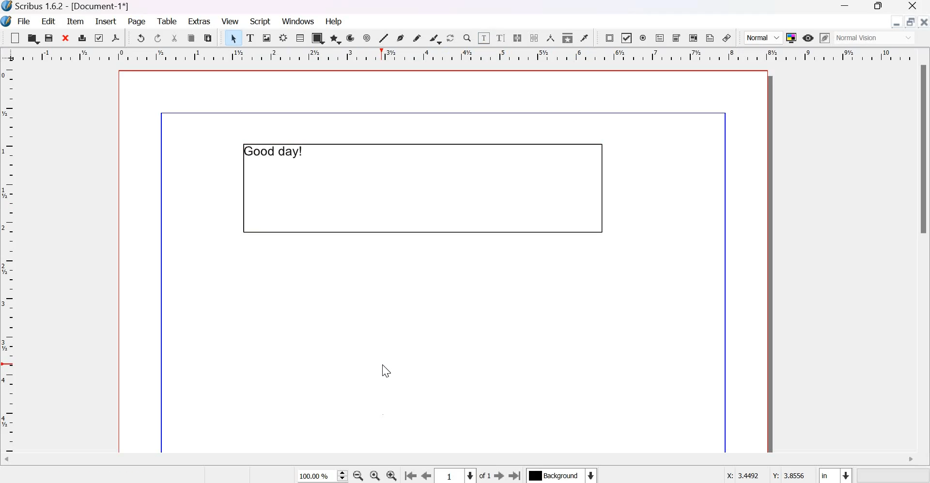  What do you see at coordinates (368, 38) in the screenshot?
I see `spiral` at bounding box center [368, 38].